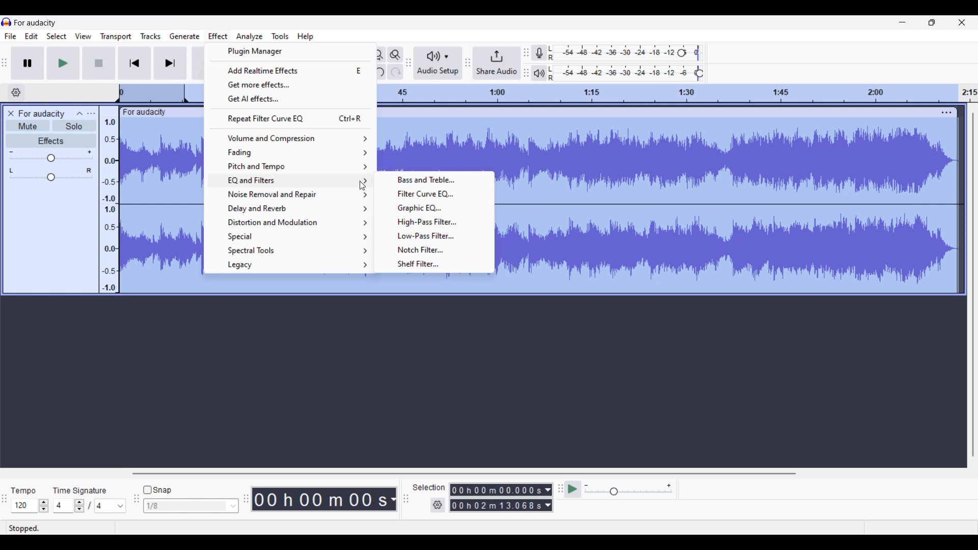 The width and height of the screenshot is (978, 550). I want to click on Min. gain, so click(11, 152).